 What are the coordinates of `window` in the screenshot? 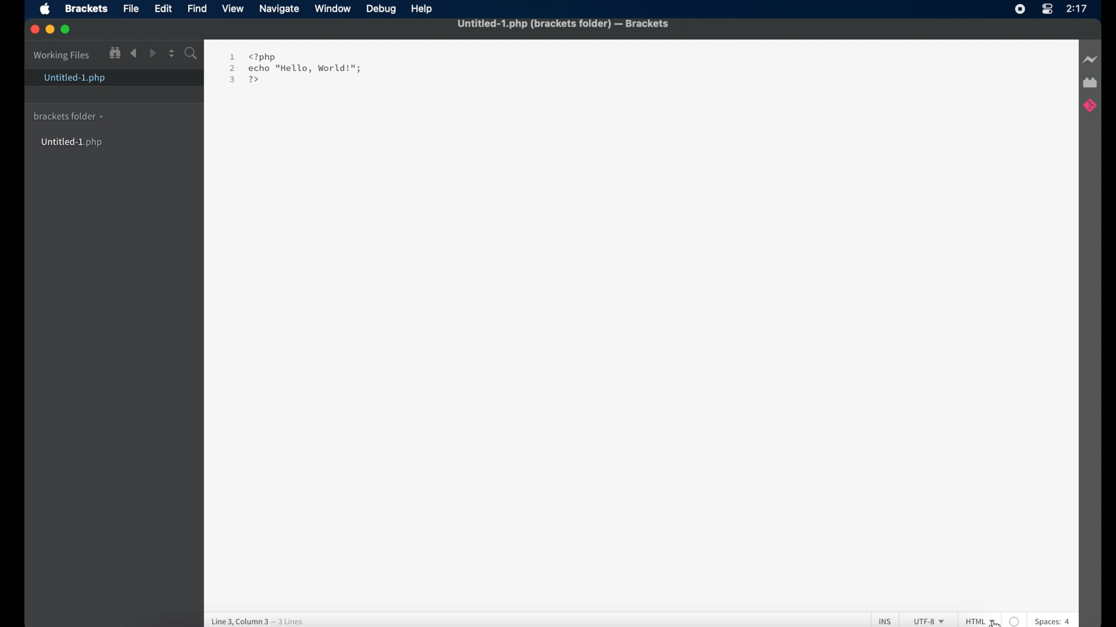 It's located at (332, 9).